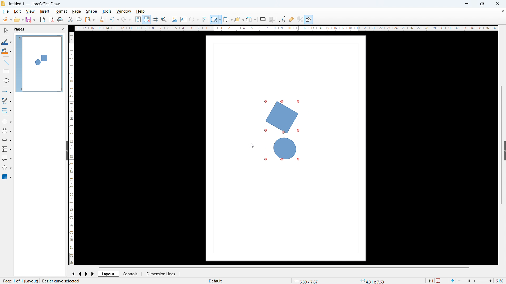 This screenshot has height=284, width=506. I want to click on Close PANE , so click(63, 28).